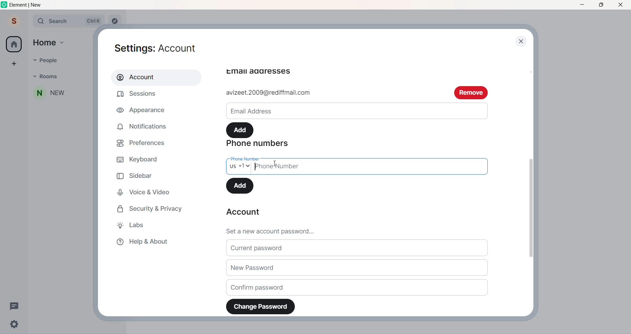  I want to click on Home, so click(14, 44).